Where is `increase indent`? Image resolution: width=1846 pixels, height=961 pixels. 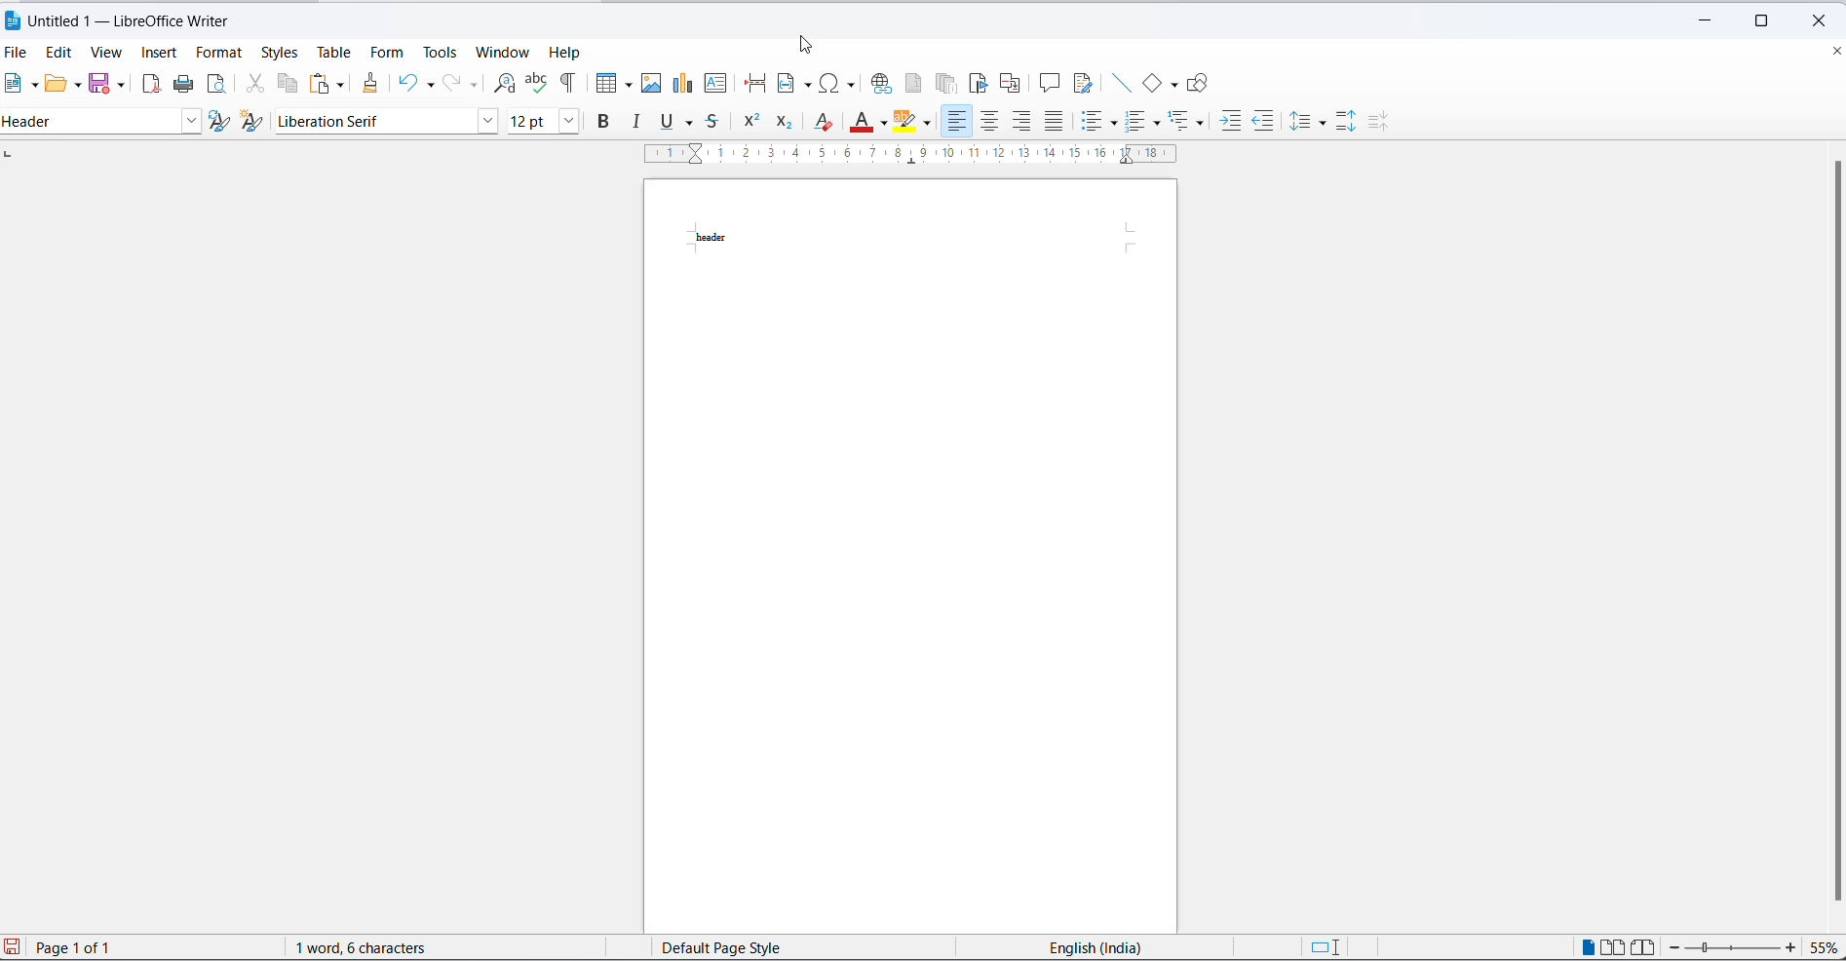
increase indent is located at coordinates (1231, 122).